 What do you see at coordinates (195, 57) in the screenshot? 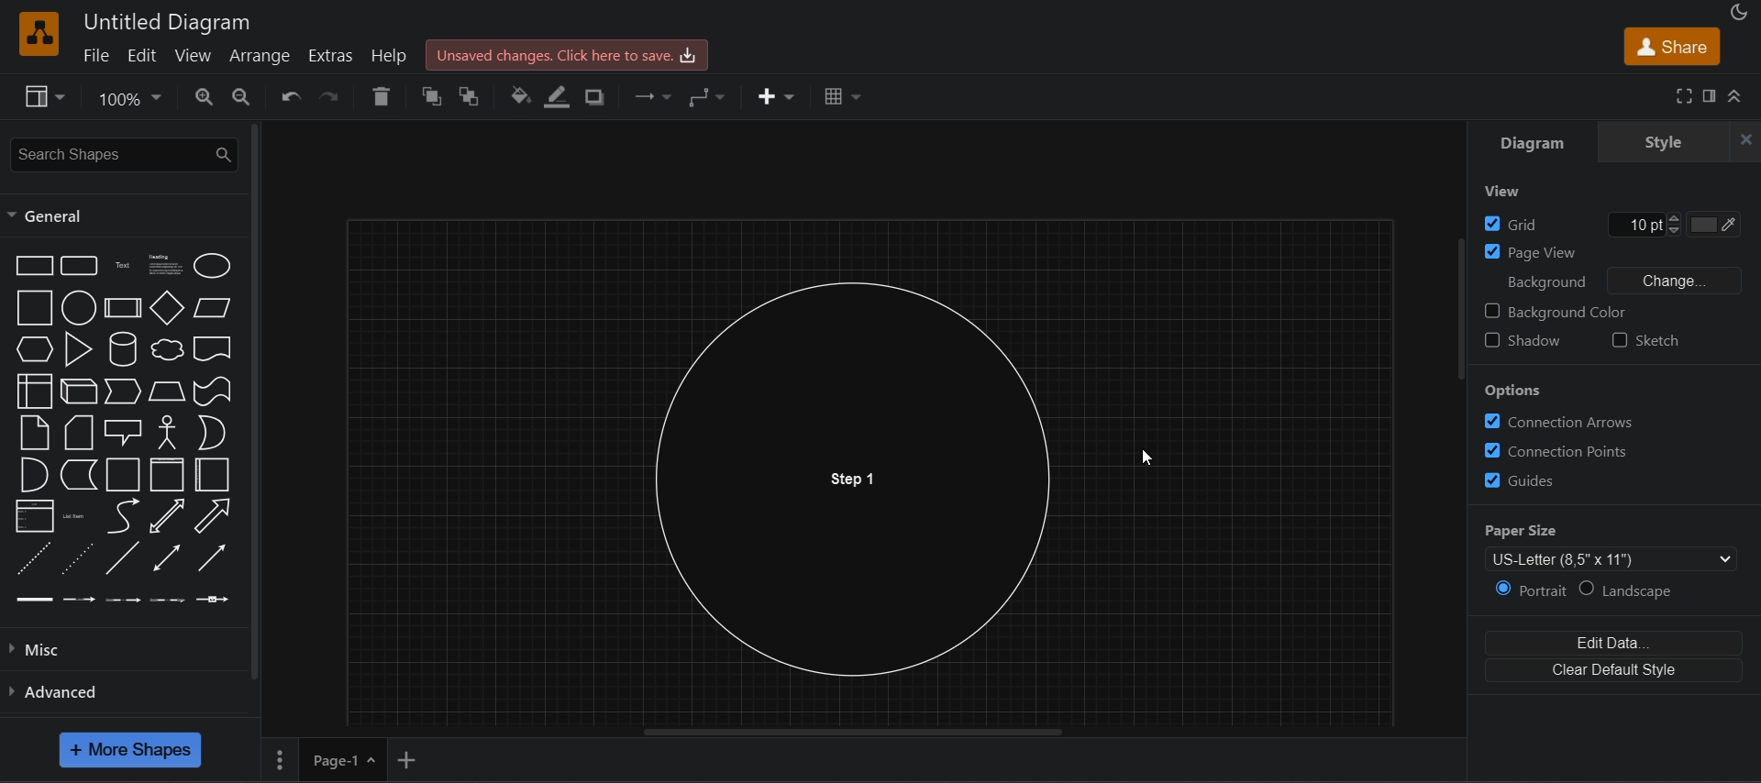
I see `view` at bounding box center [195, 57].